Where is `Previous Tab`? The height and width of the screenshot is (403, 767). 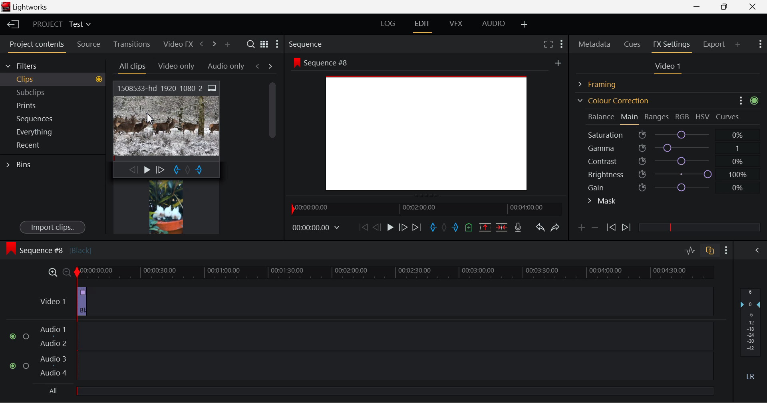 Previous Tab is located at coordinates (259, 66).